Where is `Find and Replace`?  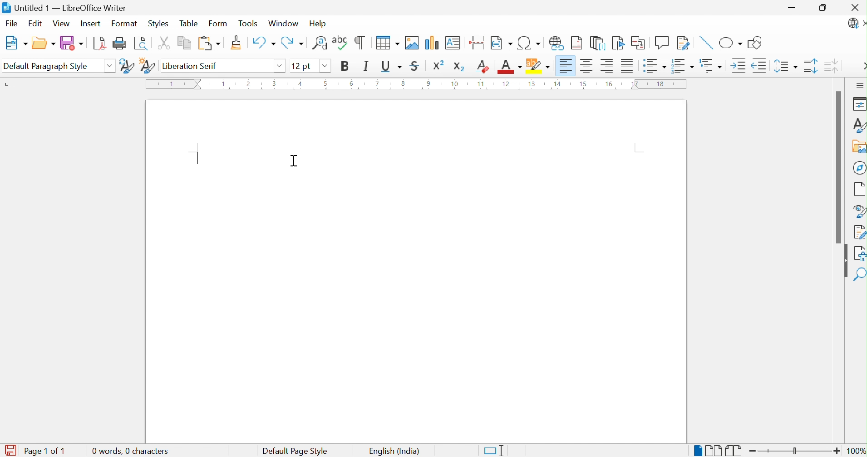
Find and Replace is located at coordinates (319, 43).